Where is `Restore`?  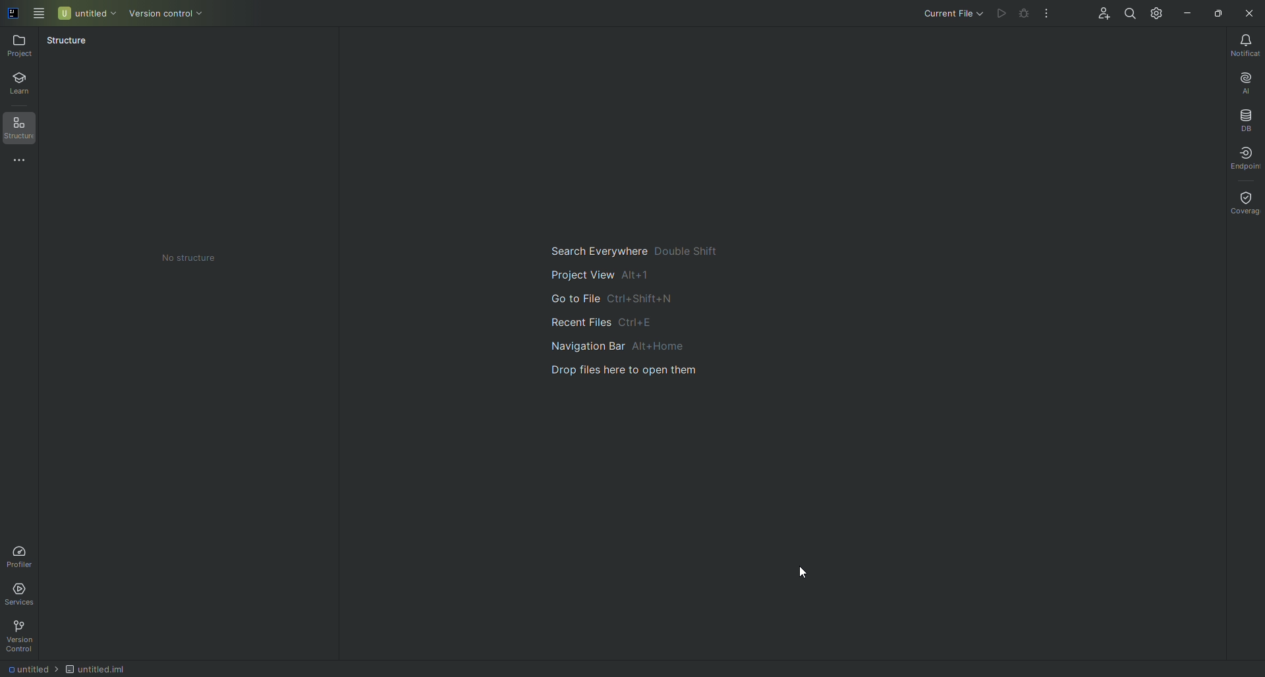
Restore is located at coordinates (1221, 13).